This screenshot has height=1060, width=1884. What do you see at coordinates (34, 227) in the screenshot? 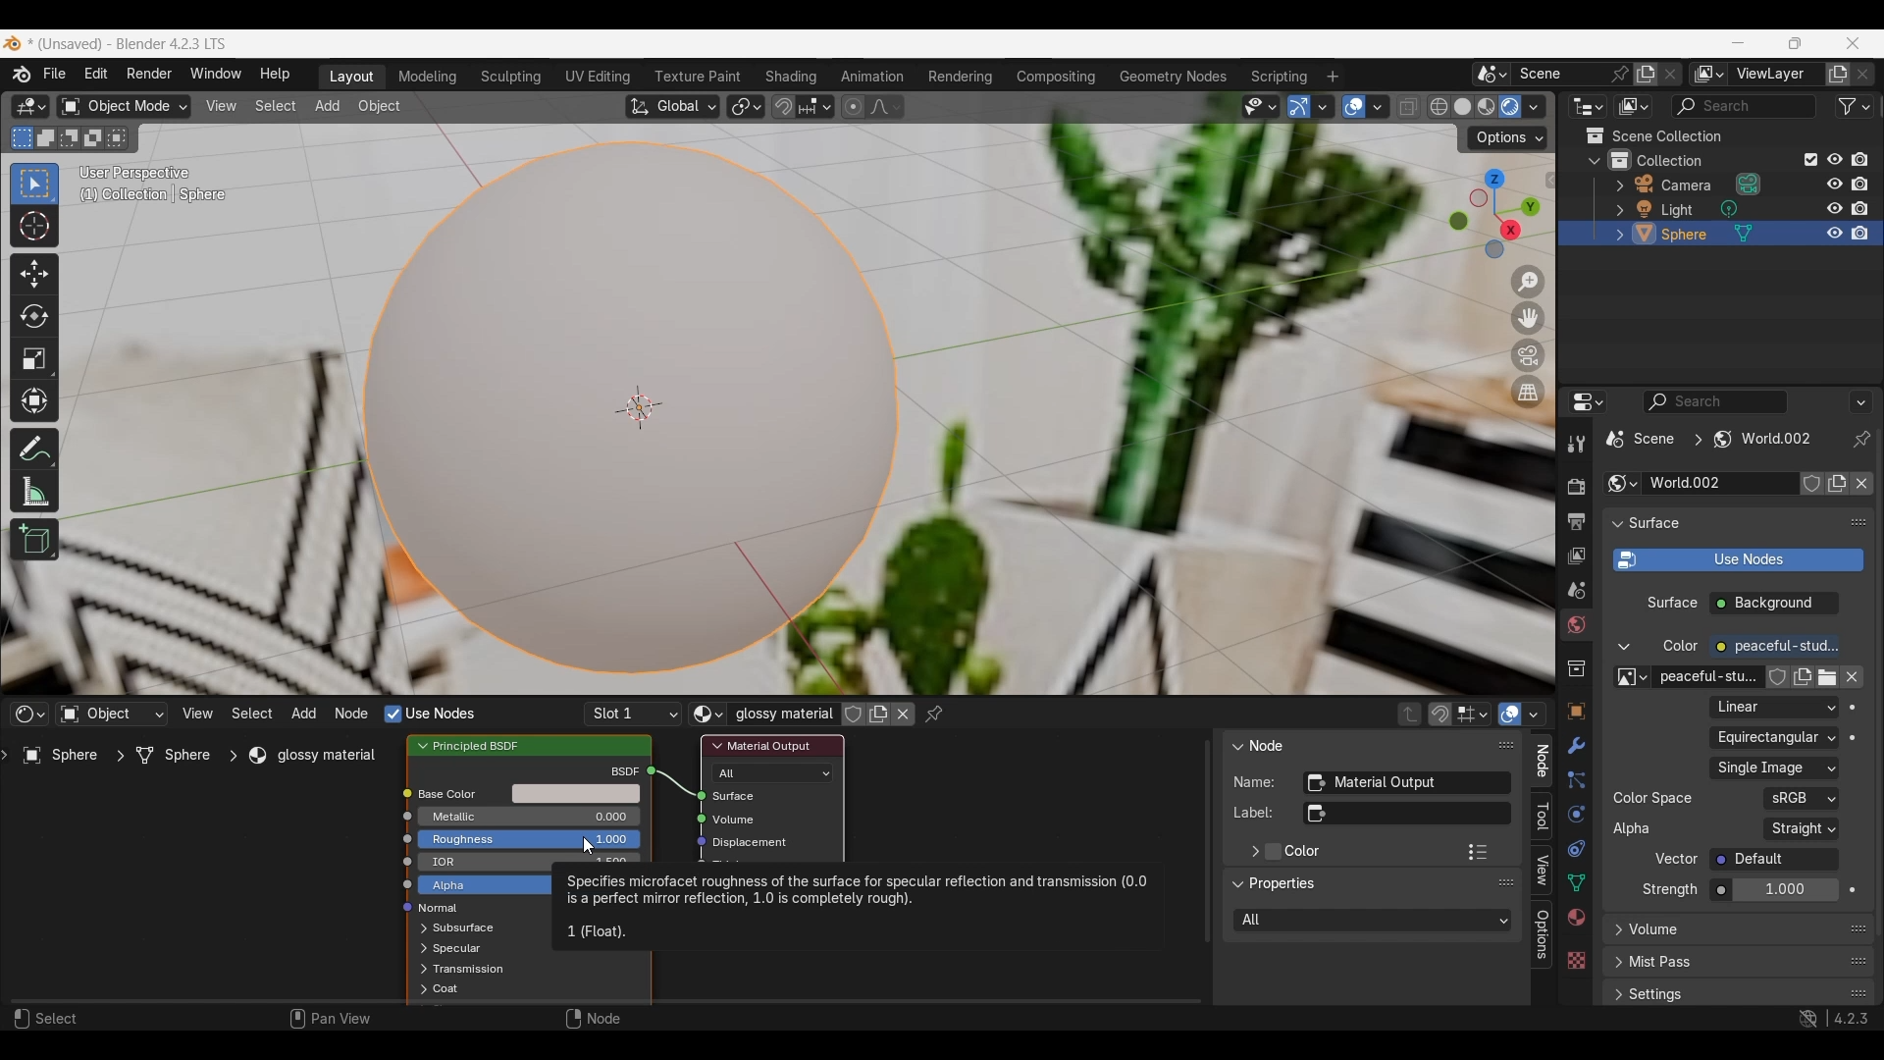
I see `Cursor` at bounding box center [34, 227].